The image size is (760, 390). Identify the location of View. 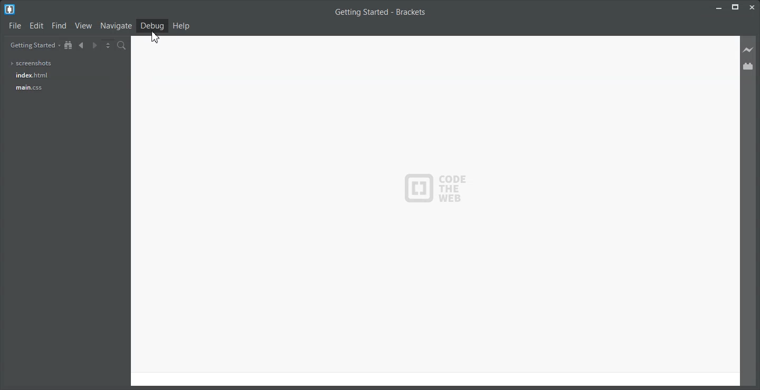
(83, 26).